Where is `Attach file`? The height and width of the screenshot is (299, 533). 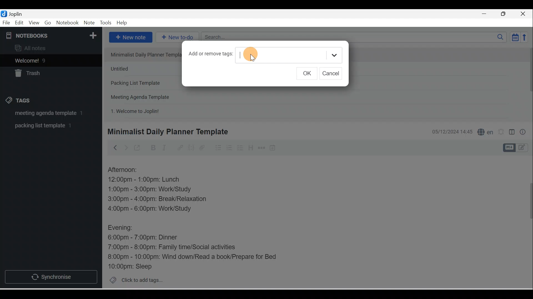
Attach file is located at coordinates (203, 148).